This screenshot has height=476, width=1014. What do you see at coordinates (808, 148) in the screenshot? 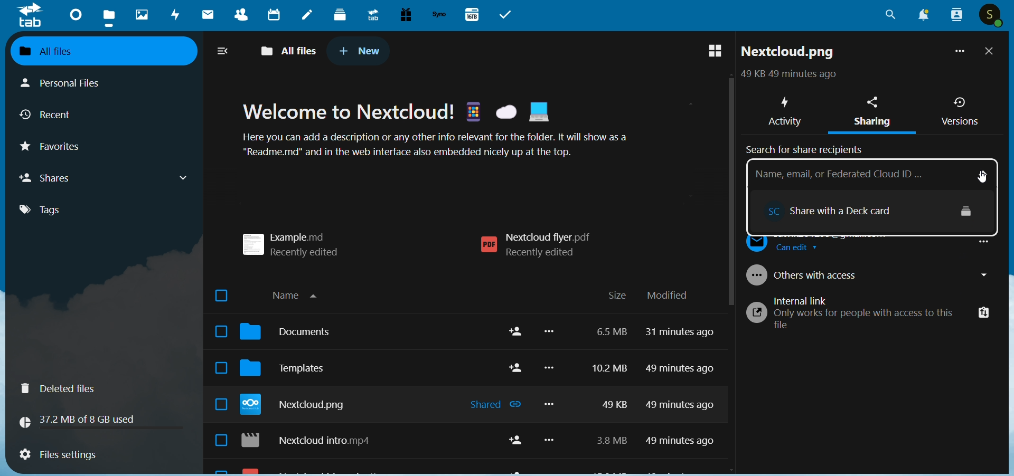
I see `search for share recipients` at bounding box center [808, 148].